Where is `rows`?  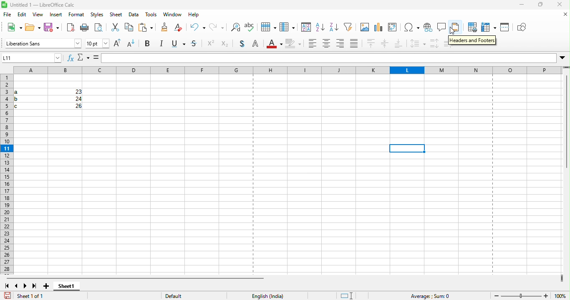 rows is located at coordinates (6, 175).